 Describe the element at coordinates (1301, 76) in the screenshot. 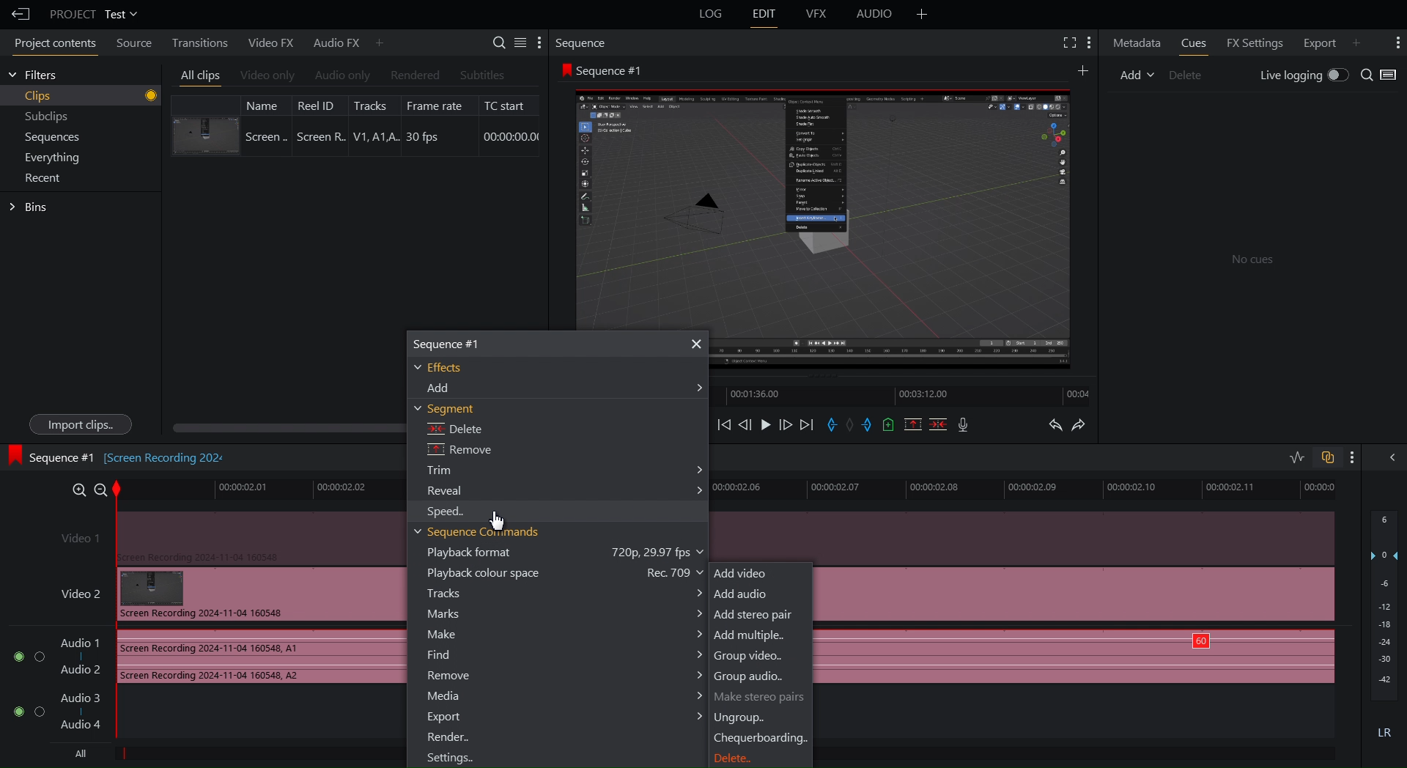

I see `Live Logging` at that location.